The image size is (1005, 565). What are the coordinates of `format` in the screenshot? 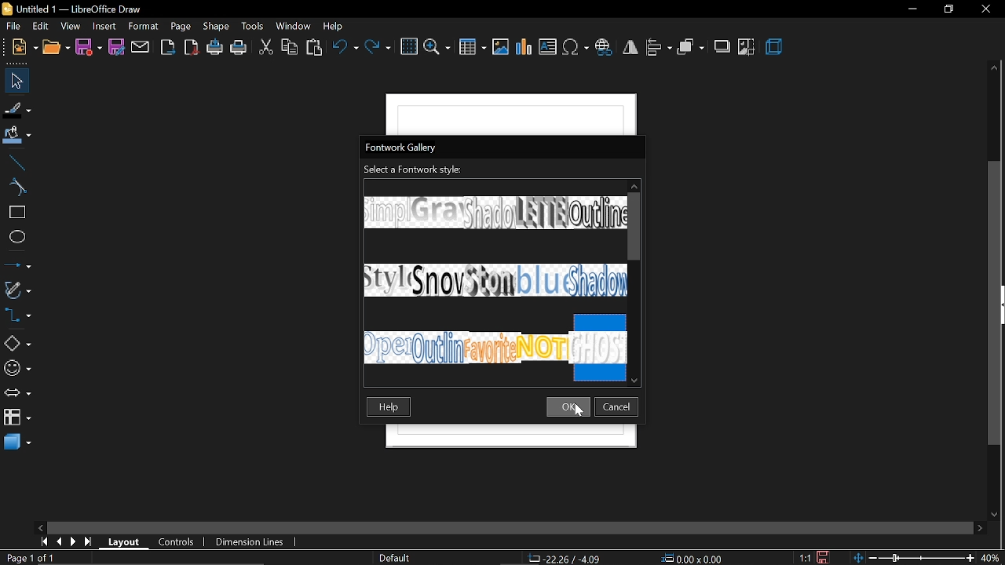 It's located at (144, 26).